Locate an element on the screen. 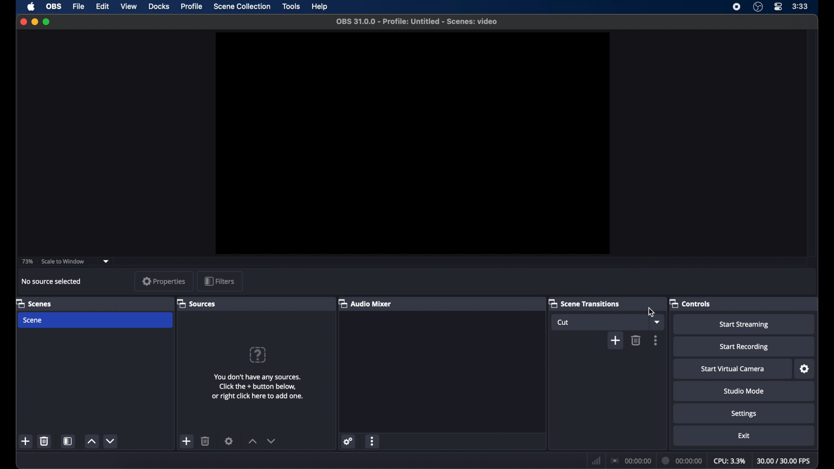 This screenshot has height=469, width=834. down is located at coordinates (110, 441).